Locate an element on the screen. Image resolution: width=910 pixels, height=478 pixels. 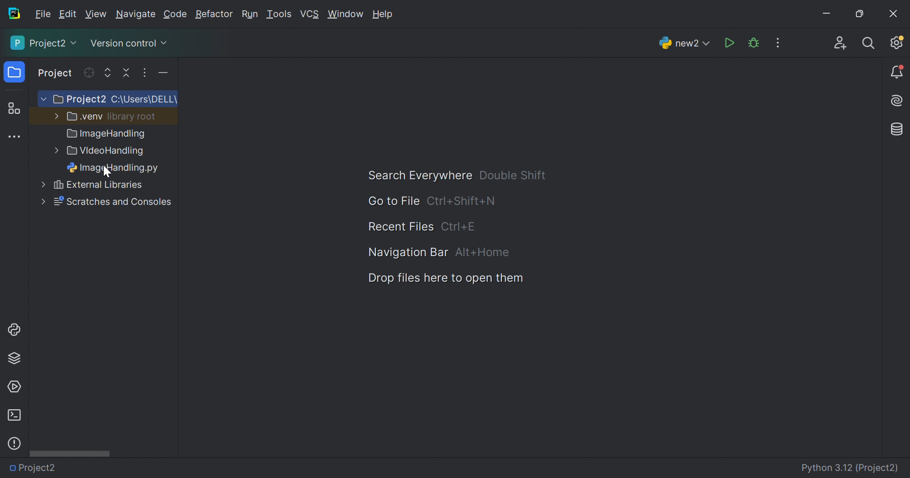
Problems is located at coordinates (14, 443).